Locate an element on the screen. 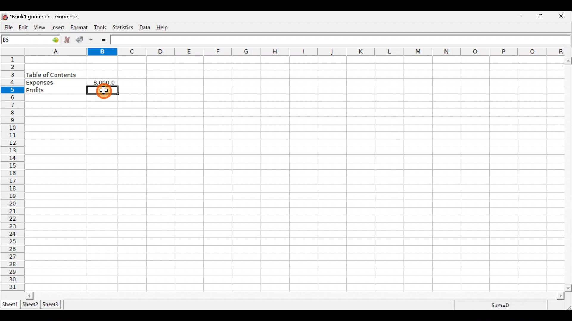 The image size is (572, 321). Cell name is located at coordinates (31, 40).